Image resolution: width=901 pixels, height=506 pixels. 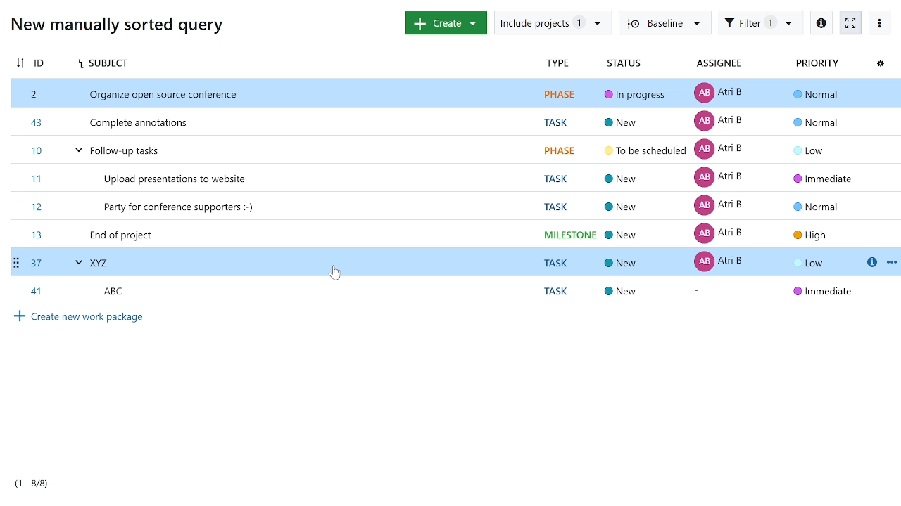 What do you see at coordinates (454, 93) in the screenshot?
I see `Task name "Organize open source conference"` at bounding box center [454, 93].